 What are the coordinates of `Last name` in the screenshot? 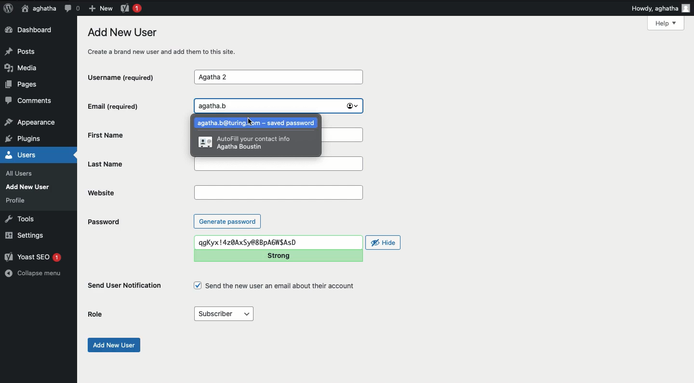 It's located at (279, 164).